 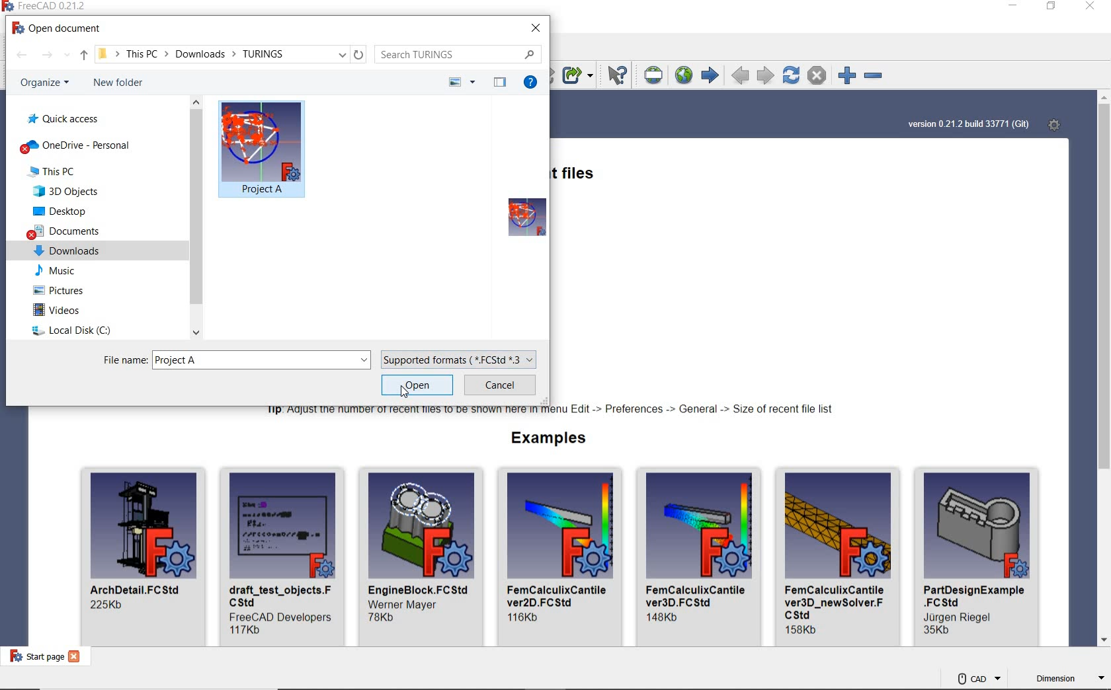 What do you see at coordinates (9, 6) in the screenshot?
I see `logo` at bounding box center [9, 6].